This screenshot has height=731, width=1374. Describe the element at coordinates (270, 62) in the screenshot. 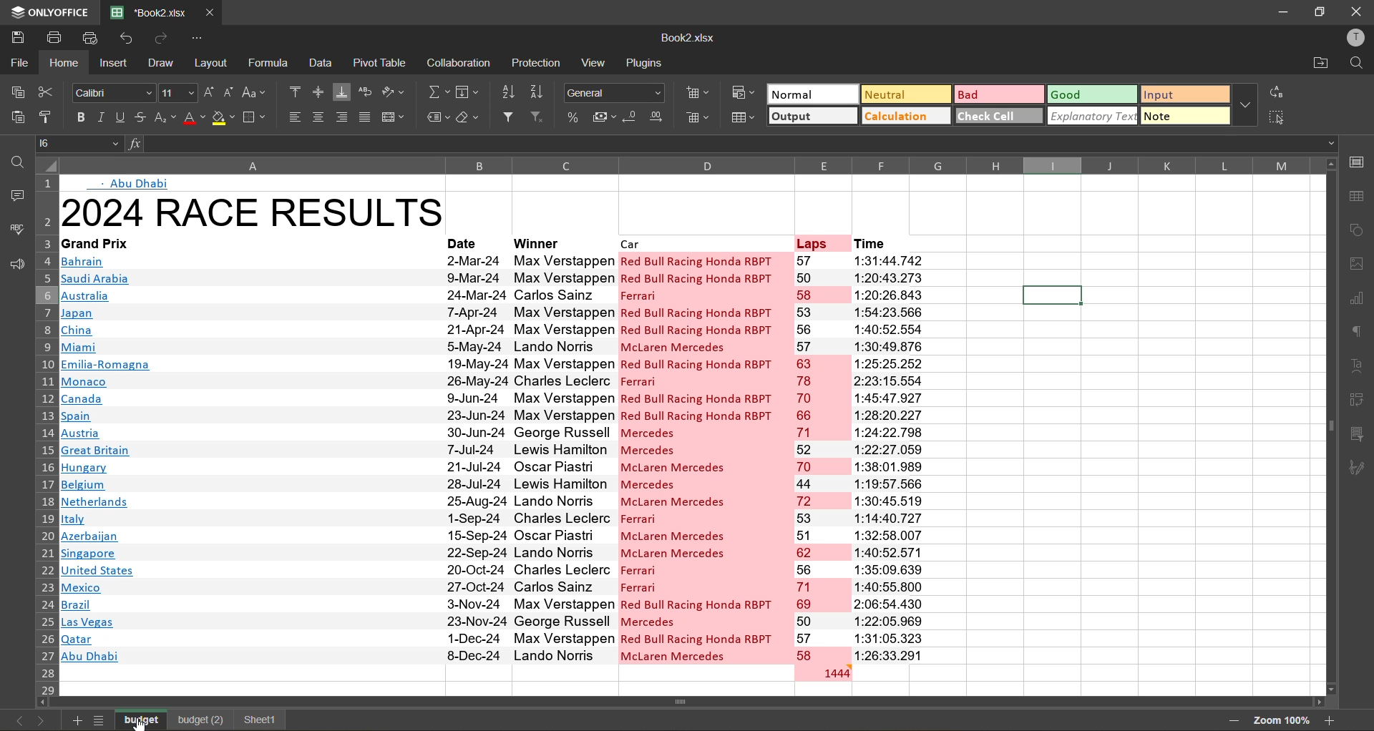

I see `formula` at that location.